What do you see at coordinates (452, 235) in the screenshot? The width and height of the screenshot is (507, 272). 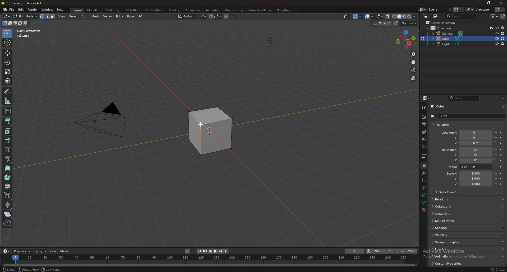 I see `visibility` at bounding box center [452, 235].